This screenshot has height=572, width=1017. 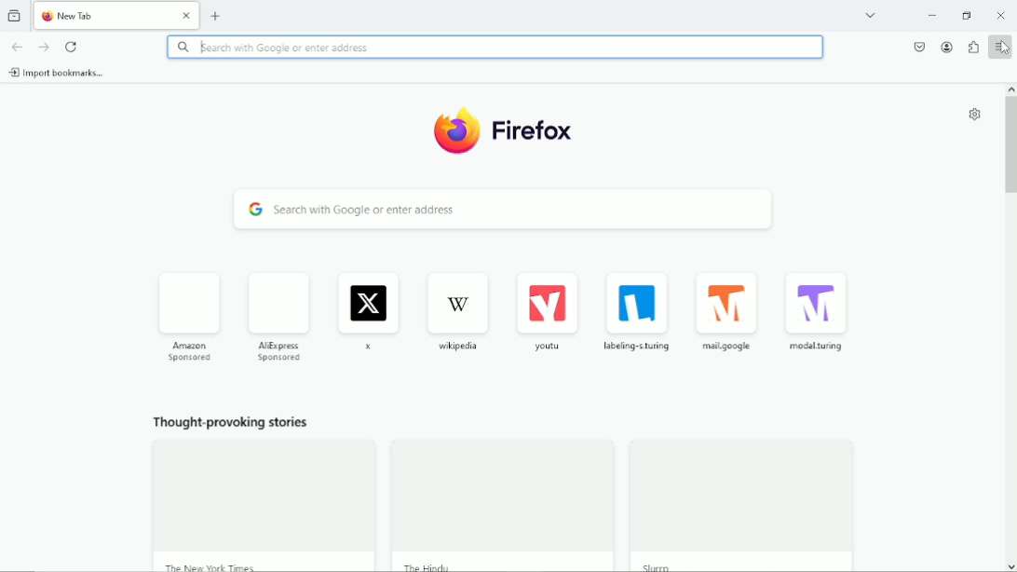 I want to click on Open application menu, so click(x=1002, y=48).